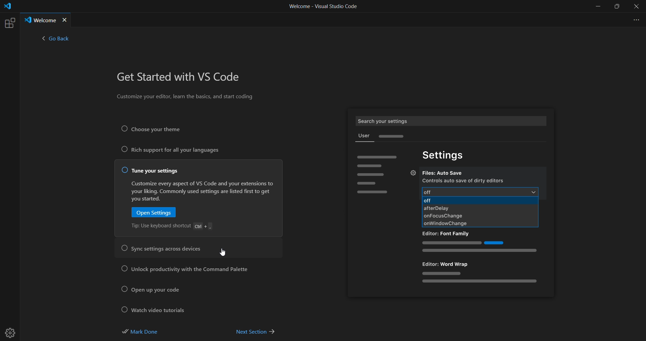 This screenshot has width=646, height=341. Describe the element at coordinates (173, 227) in the screenshot. I see `tip: Use keyboard shortcut Ctrl + ,` at that location.